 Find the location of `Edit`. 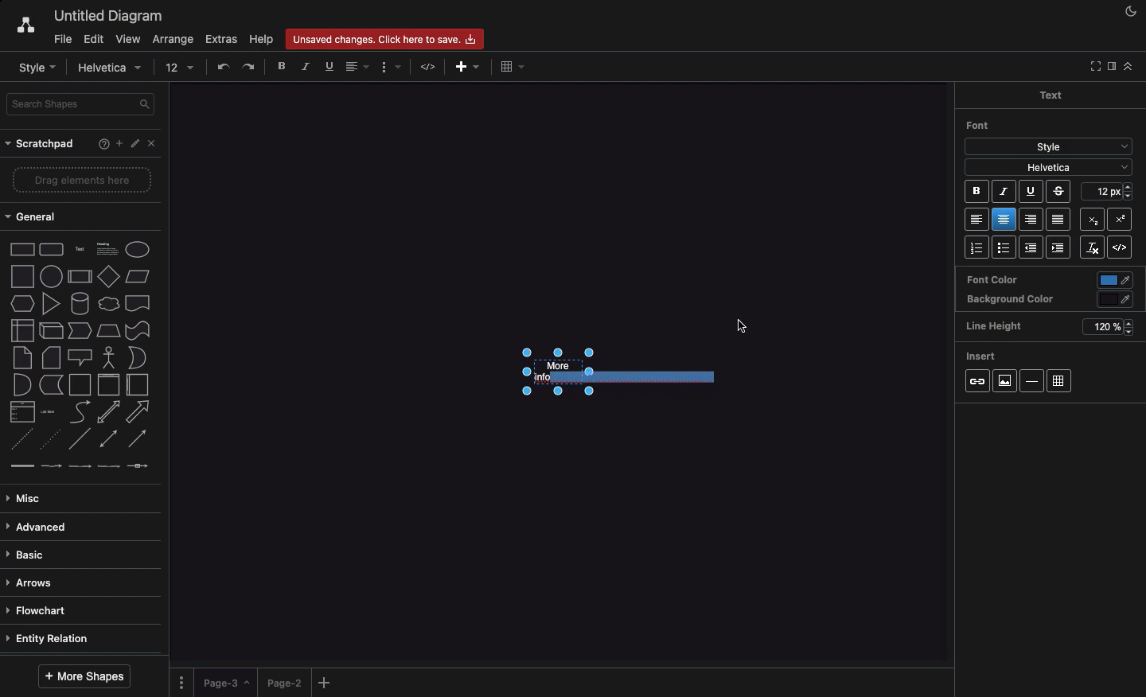

Edit is located at coordinates (93, 40).